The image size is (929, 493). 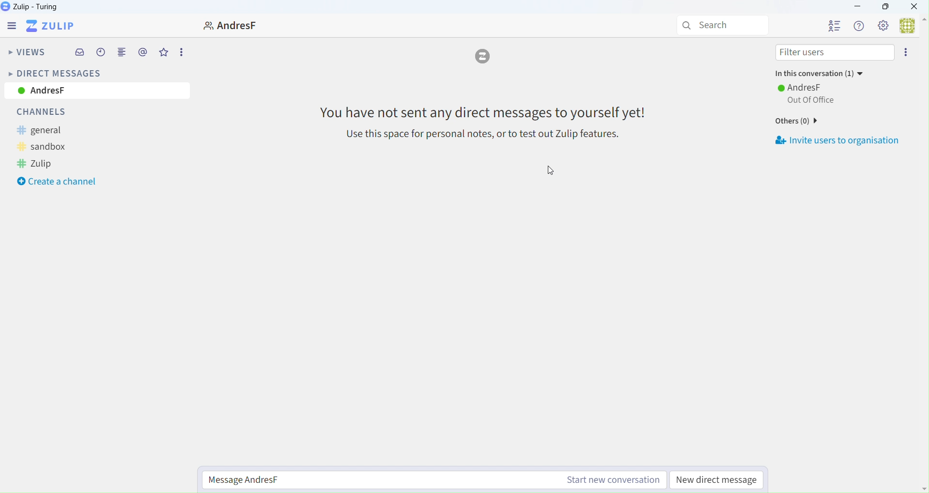 I want to click on Filter Users, so click(x=831, y=53).